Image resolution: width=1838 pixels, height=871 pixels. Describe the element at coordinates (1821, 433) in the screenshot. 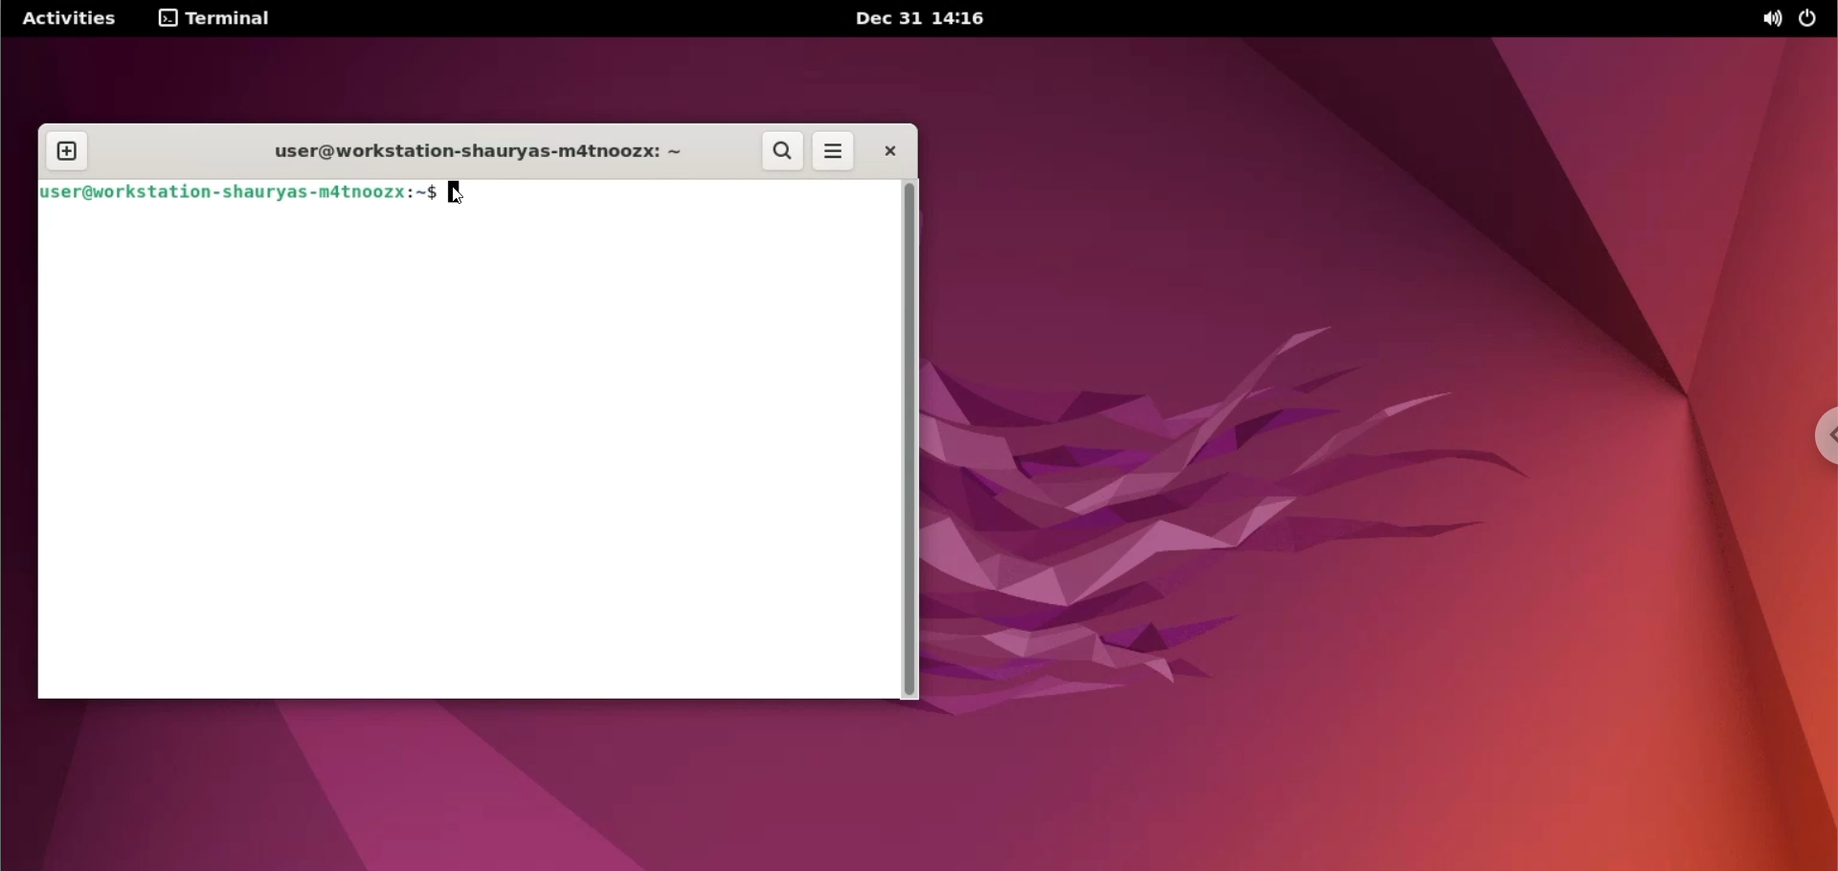

I see `chrome options` at that location.